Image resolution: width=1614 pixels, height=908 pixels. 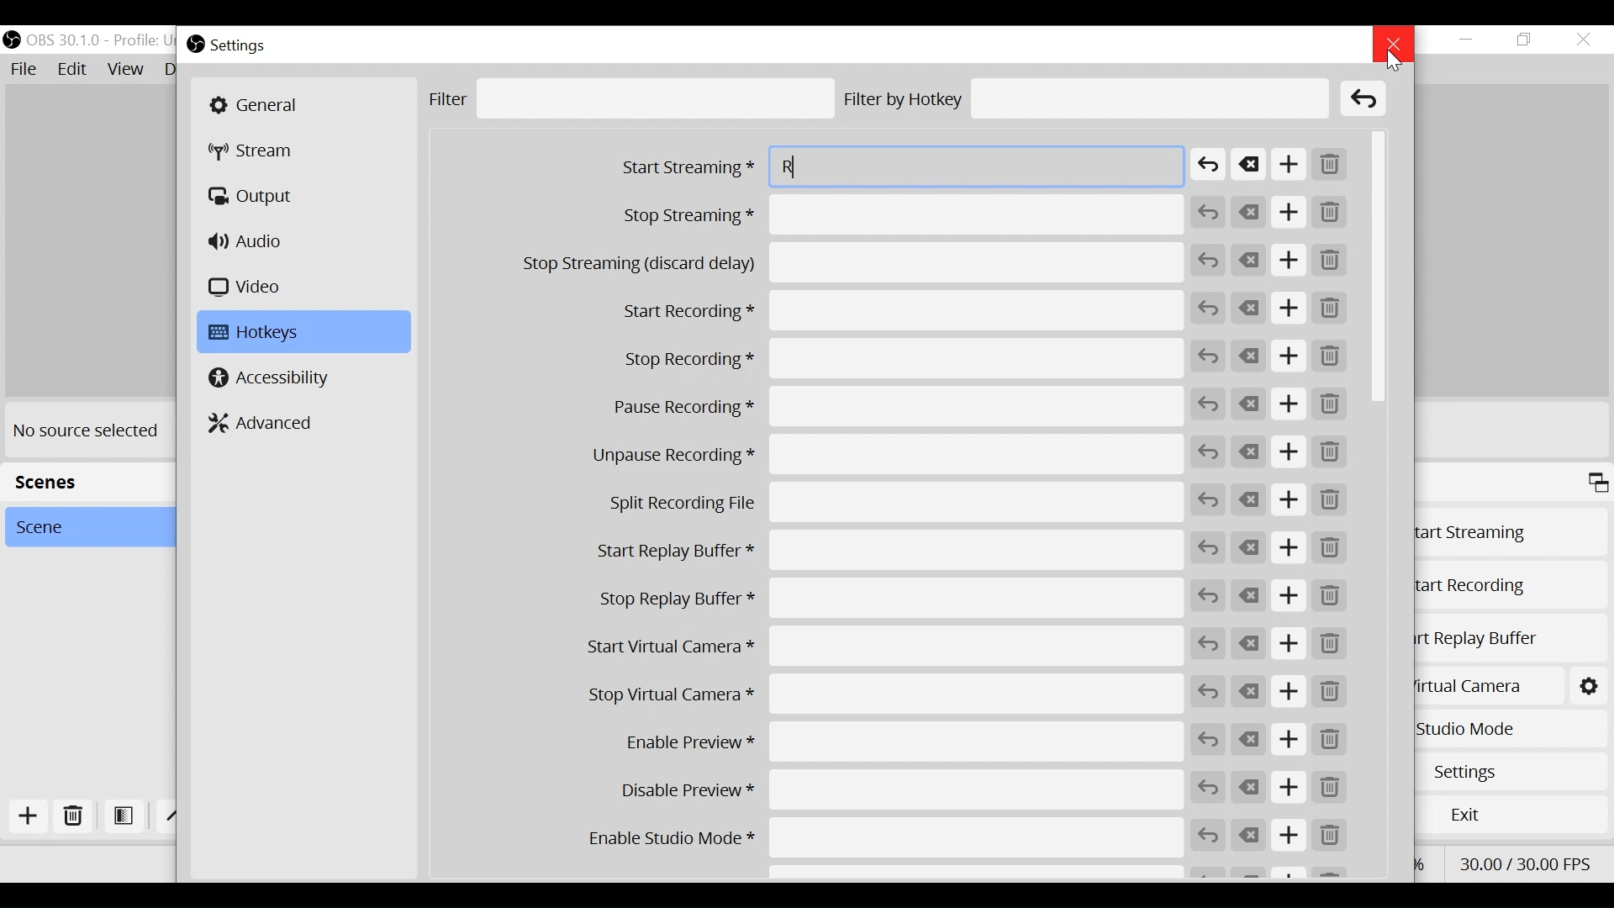 I want to click on Add, so click(x=1292, y=308).